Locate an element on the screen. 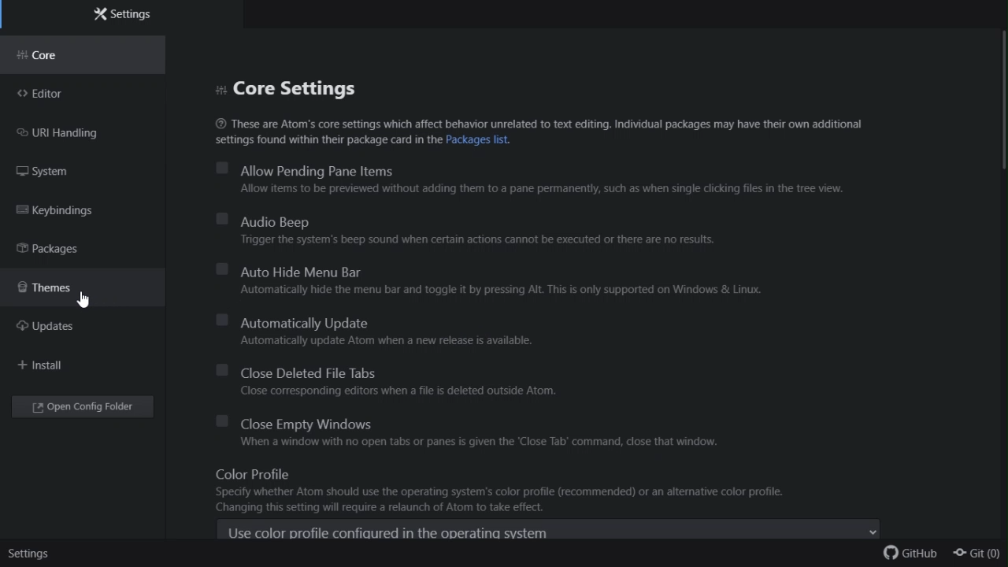 This screenshot has width=1008, height=567. Automatically hate the menu bar and toggle it by pressing Alt. This is only supported it Windows & Linus is located at coordinates (503, 290).